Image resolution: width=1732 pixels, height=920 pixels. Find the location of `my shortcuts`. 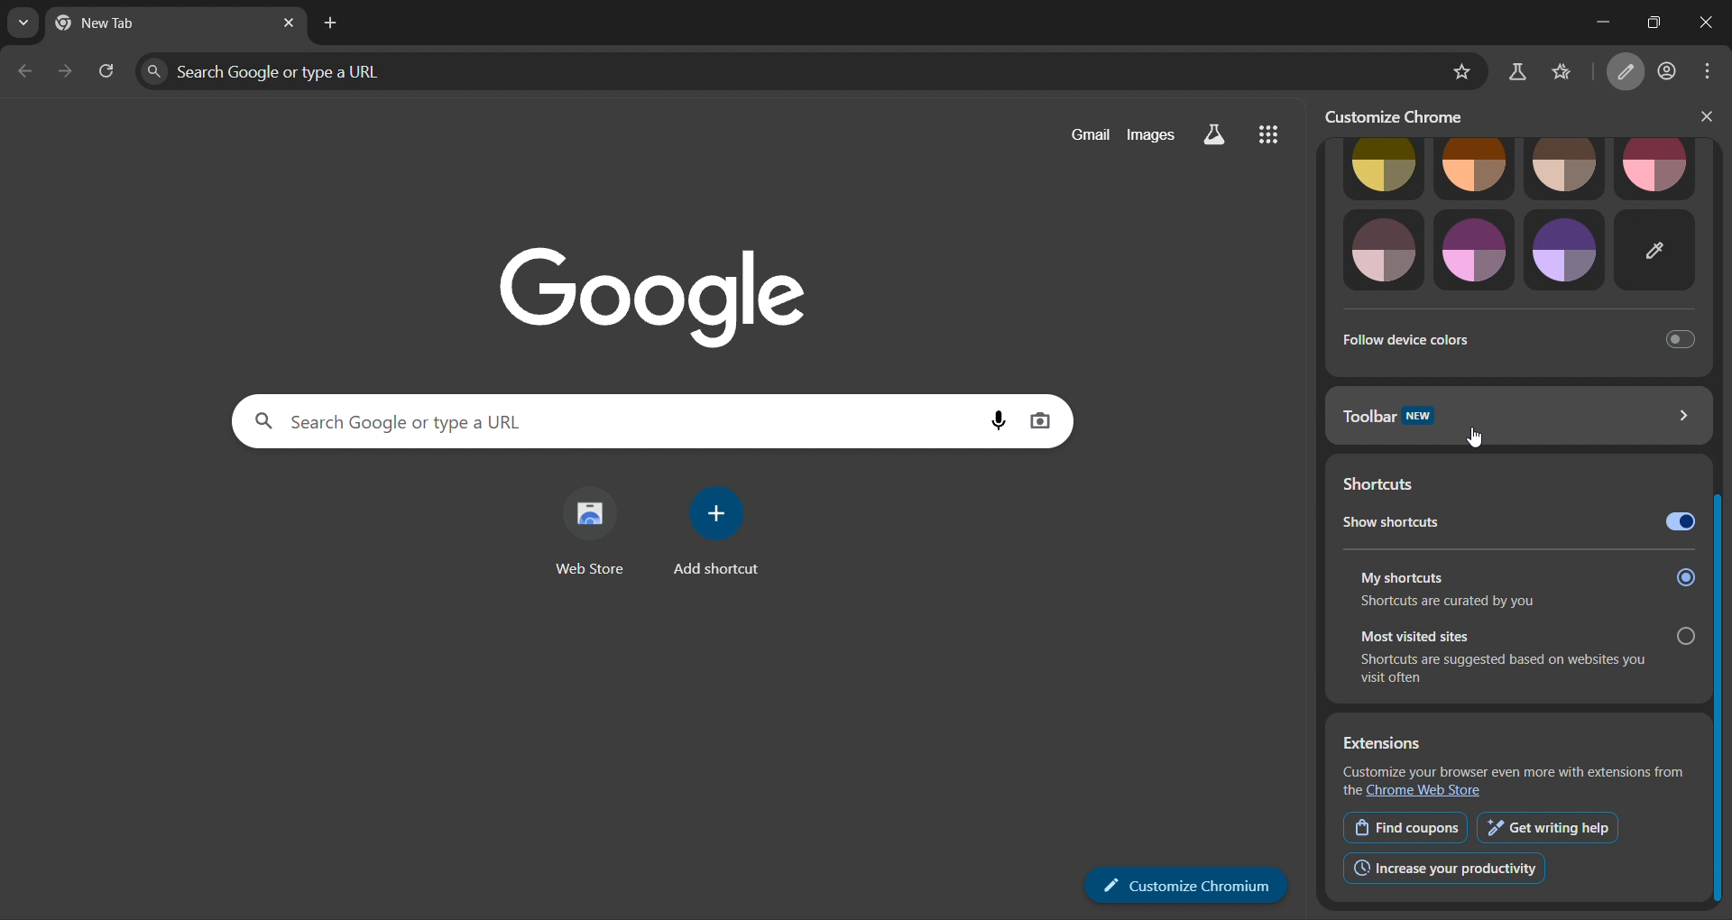

my shortcuts is located at coordinates (1526, 573).